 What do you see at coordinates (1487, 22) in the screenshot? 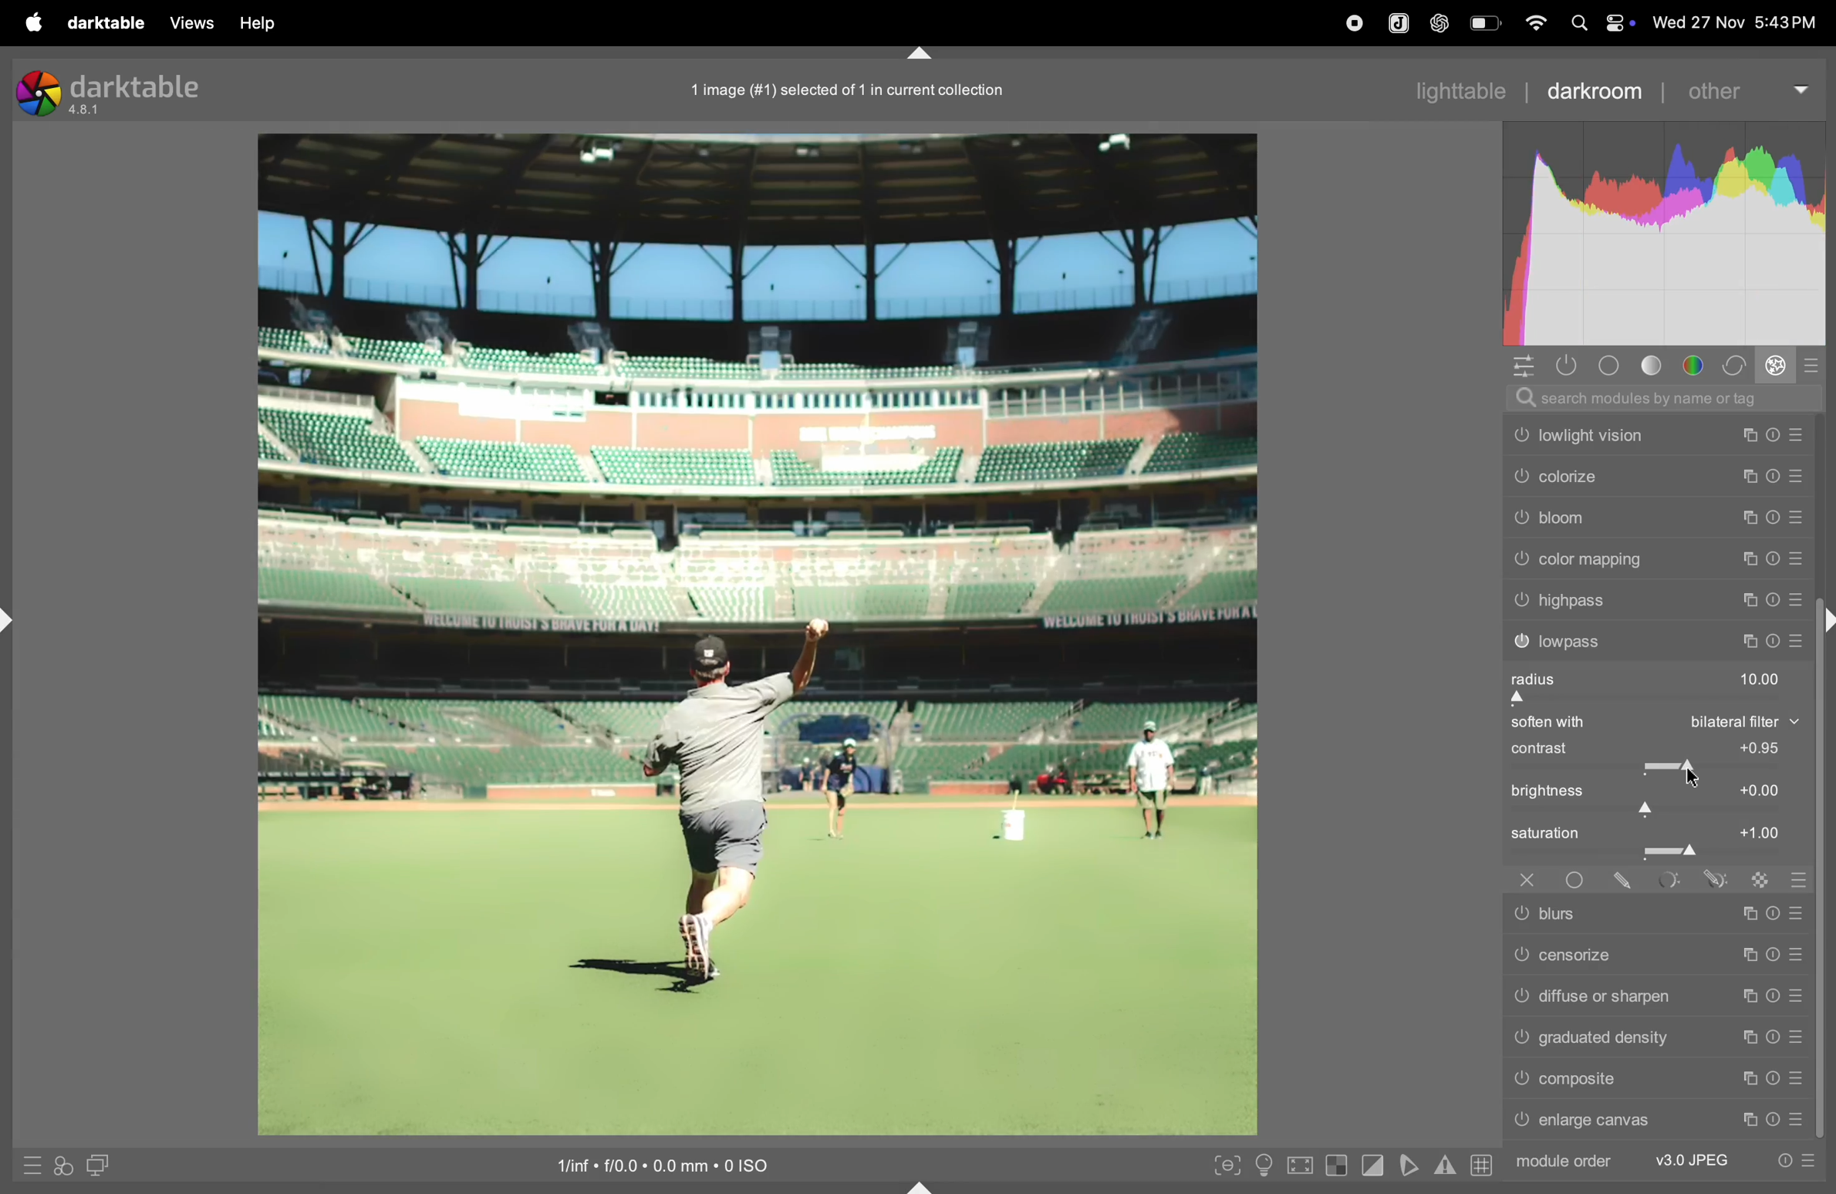
I see `battery` at bounding box center [1487, 22].